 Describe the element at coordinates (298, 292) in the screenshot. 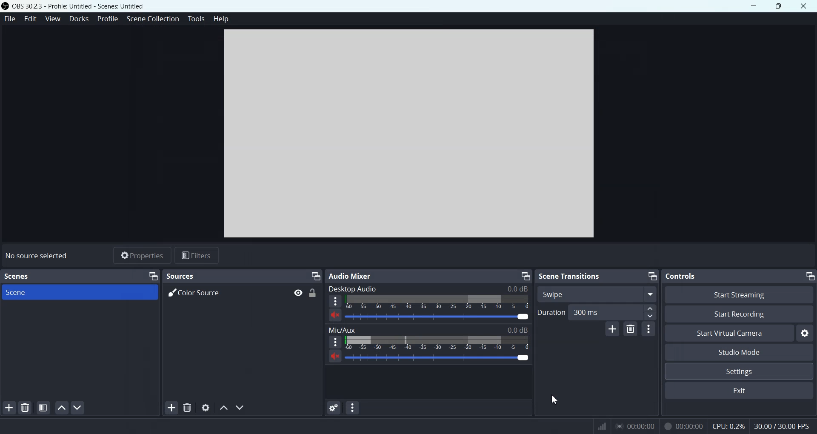

I see `Eye` at that location.